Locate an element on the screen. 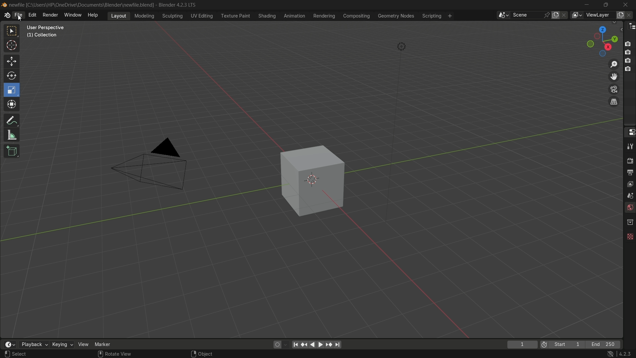  playback is located at coordinates (33, 344).